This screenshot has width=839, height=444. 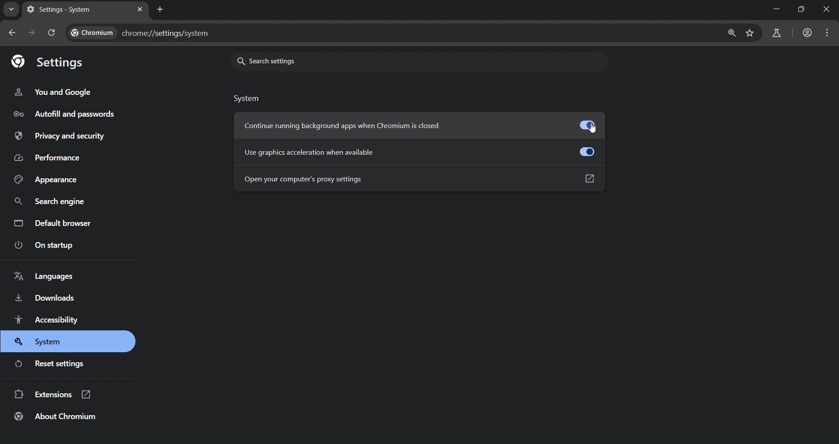 I want to click on reload page, so click(x=55, y=33).